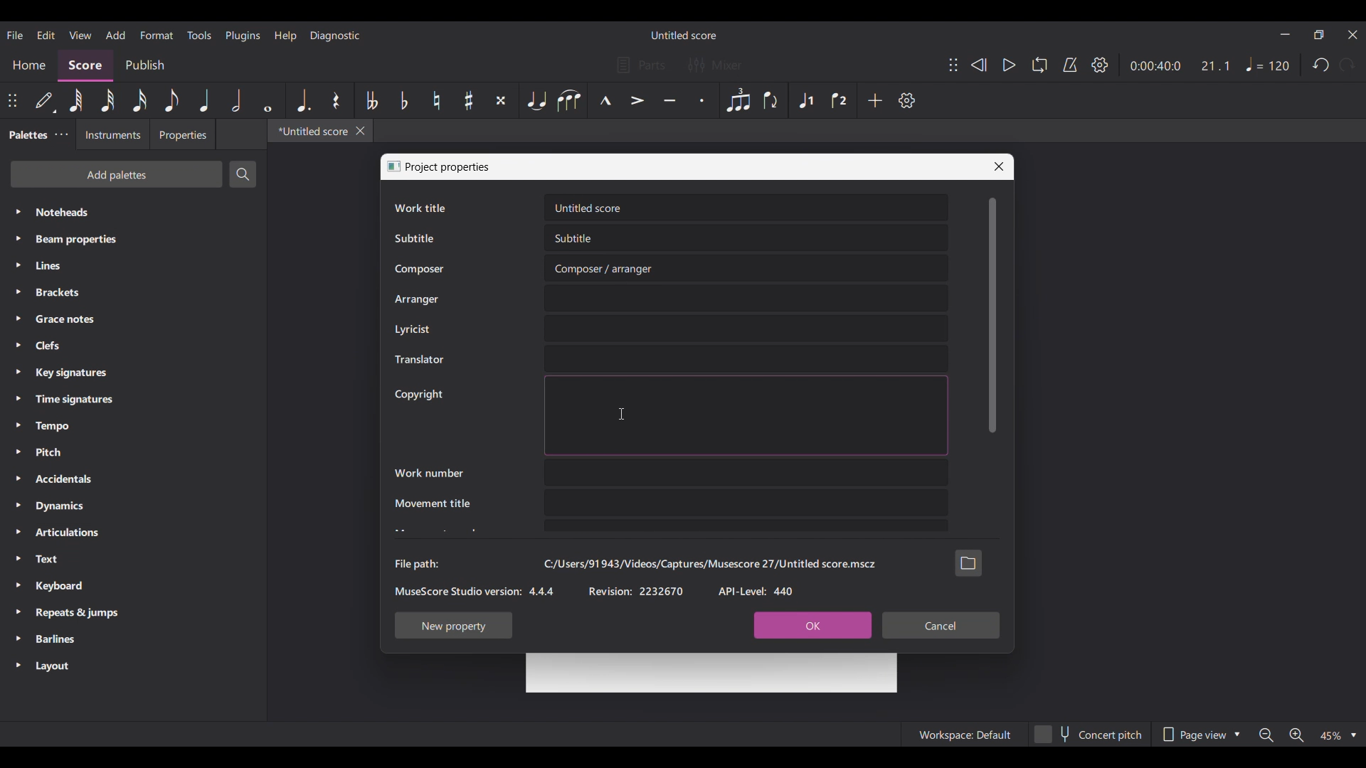 This screenshot has width=1366, height=768. Describe the element at coordinates (746, 298) in the screenshot. I see `Text box for Arranger` at that location.